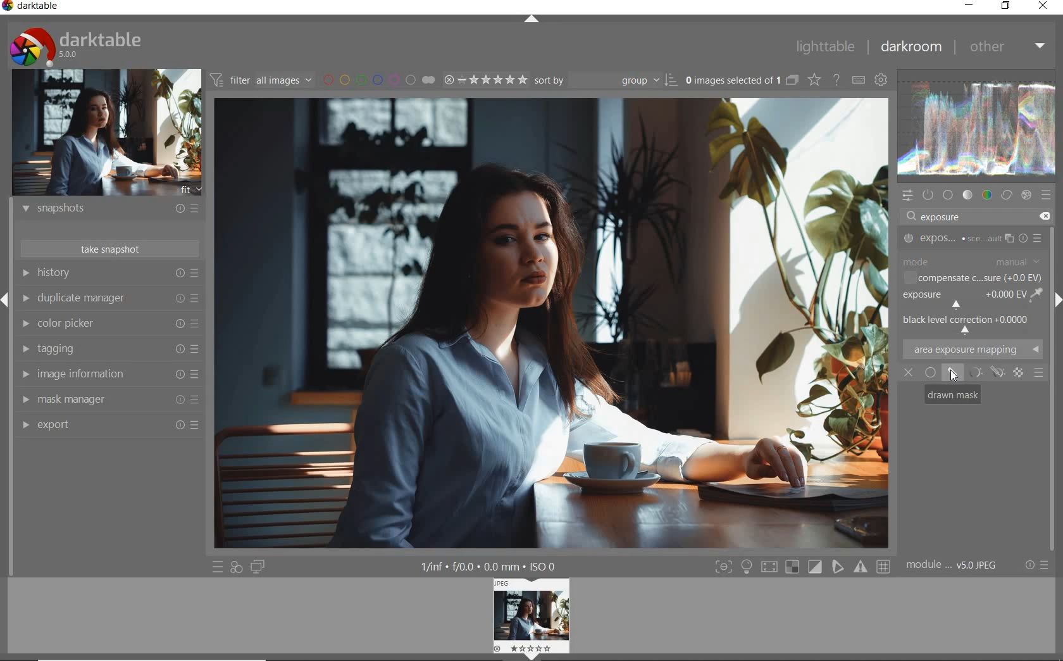 The height and width of the screenshot is (661, 1063). I want to click on snapshots, so click(112, 209).